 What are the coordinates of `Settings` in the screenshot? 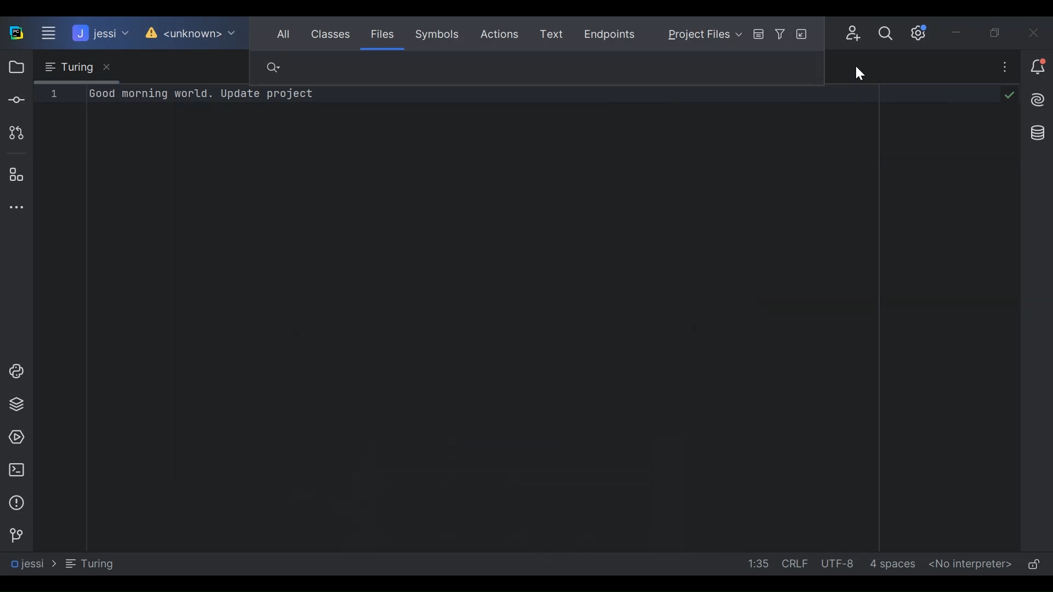 It's located at (924, 32).